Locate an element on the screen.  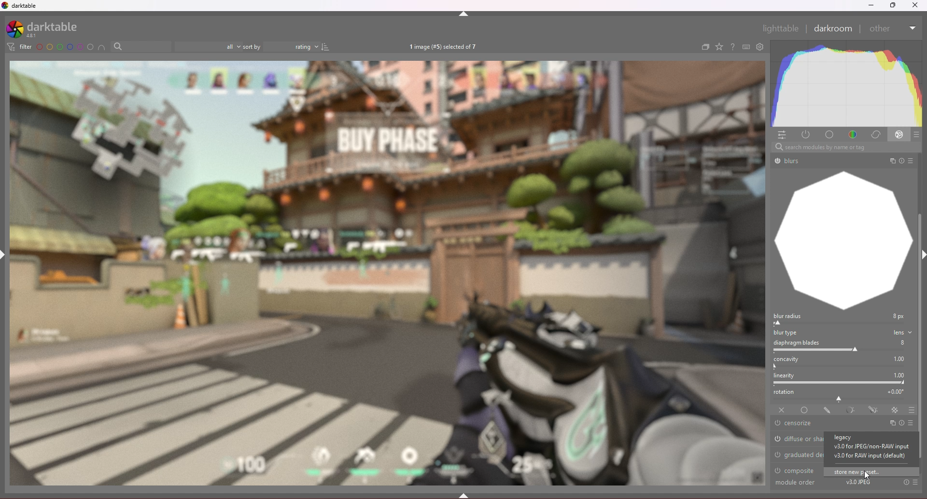
active modules is located at coordinates (806, 135).